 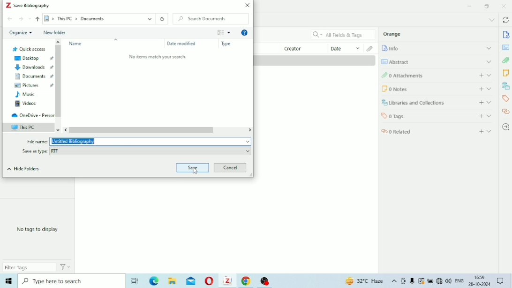 What do you see at coordinates (21, 19) in the screenshot?
I see `Forward` at bounding box center [21, 19].